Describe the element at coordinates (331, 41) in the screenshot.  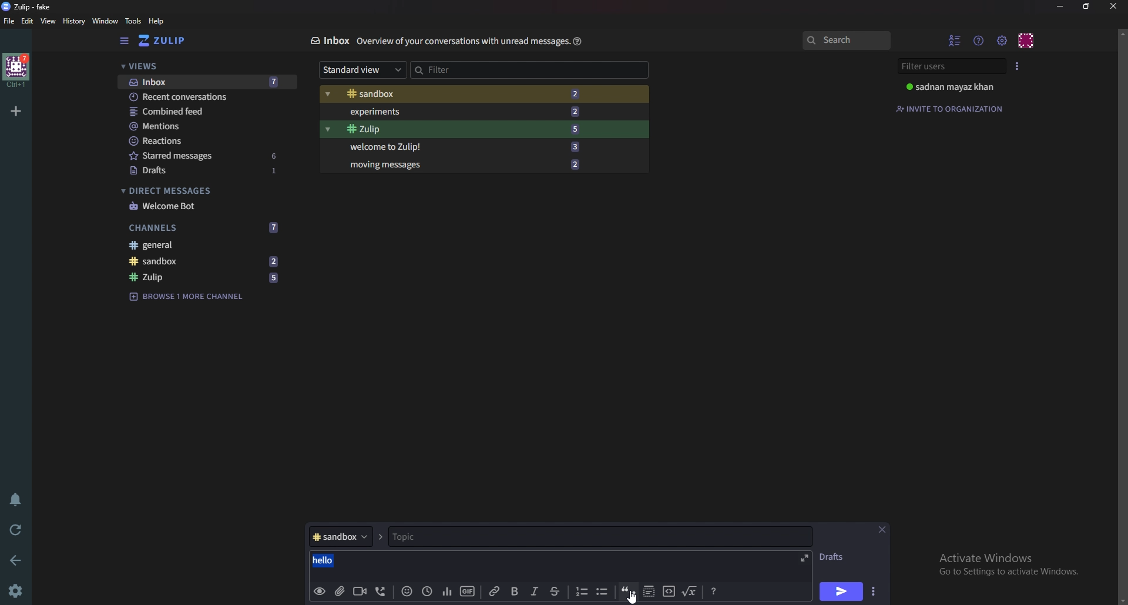
I see `Inbox` at that location.